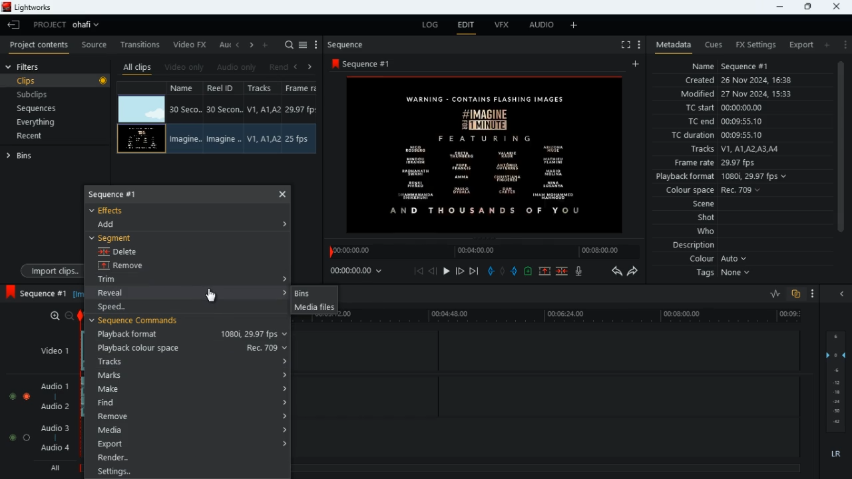 This screenshot has height=479, width=852. What do you see at coordinates (49, 269) in the screenshot?
I see `import clips` at bounding box center [49, 269].